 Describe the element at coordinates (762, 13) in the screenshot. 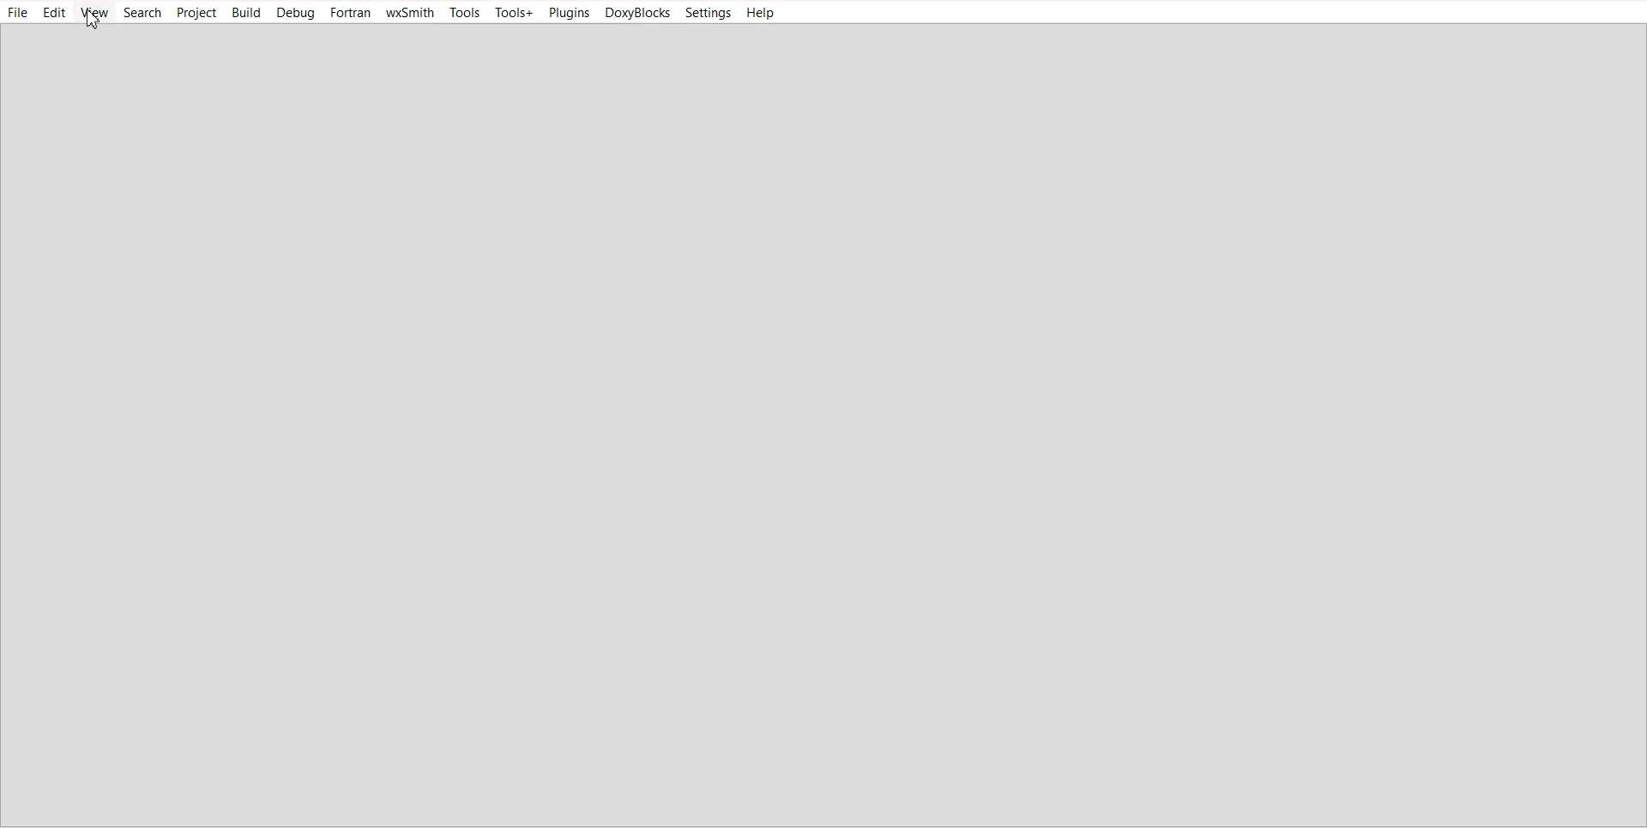

I see `Help` at that location.